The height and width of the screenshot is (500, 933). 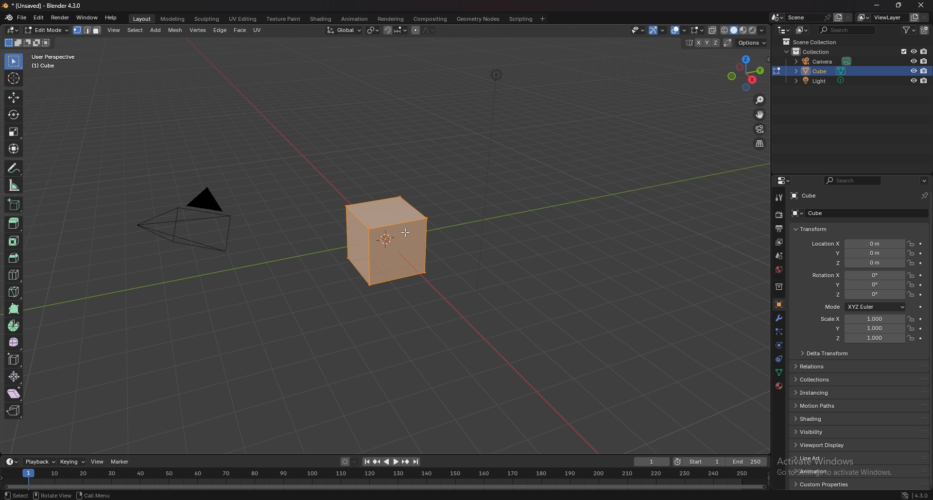 I want to click on location x, so click(x=857, y=244).